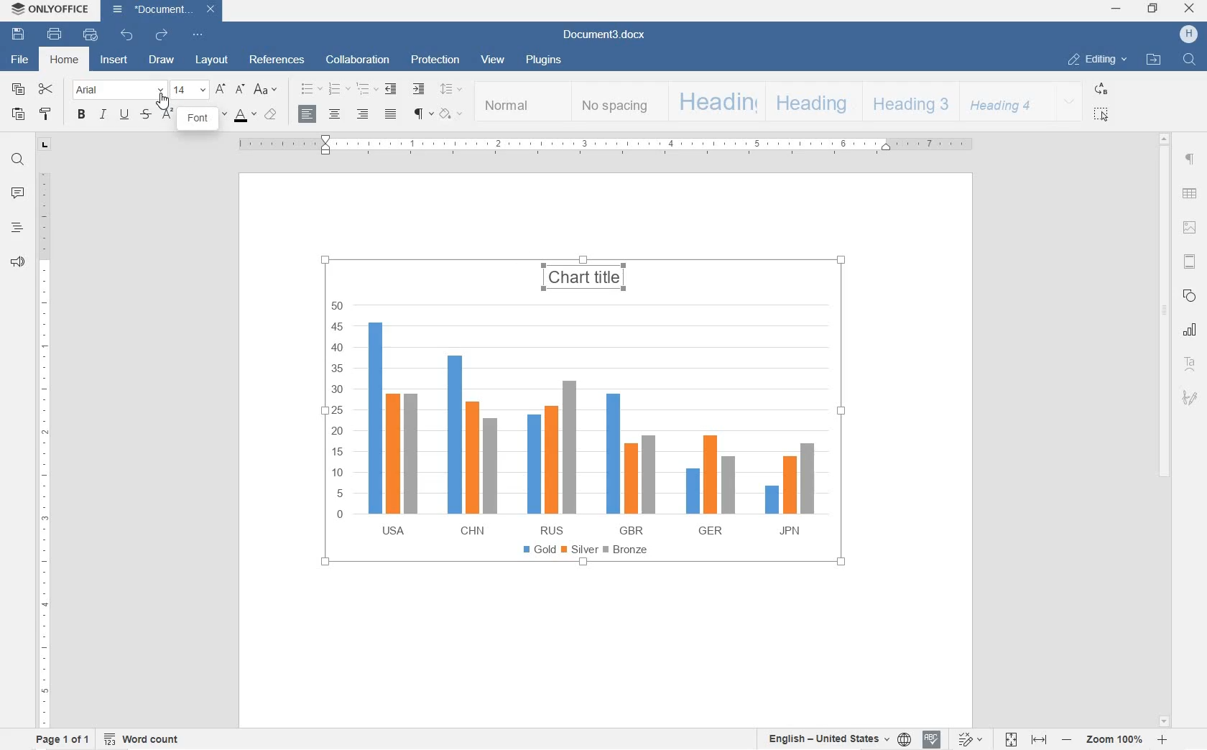  I want to click on HEADING 3, so click(908, 102).